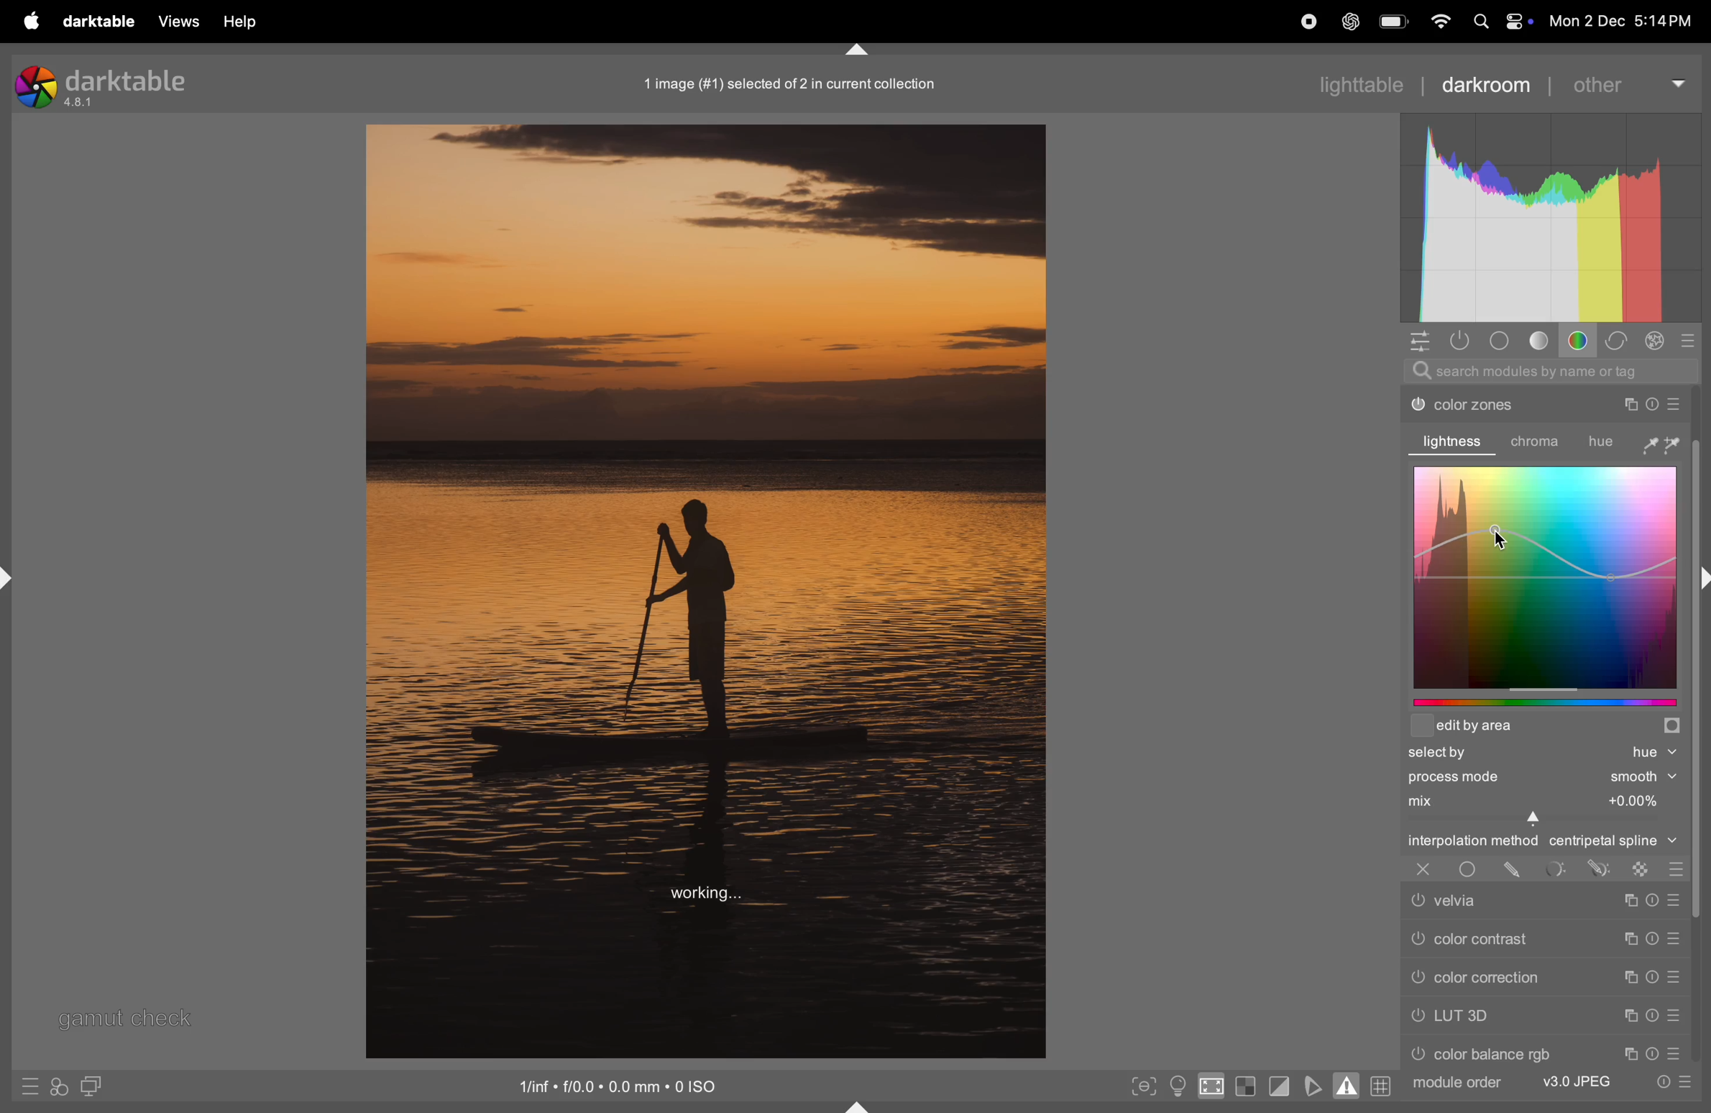 The height and width of the screenshot is (1113, 1711). I want to click on Timer, so click(1653, 1054).